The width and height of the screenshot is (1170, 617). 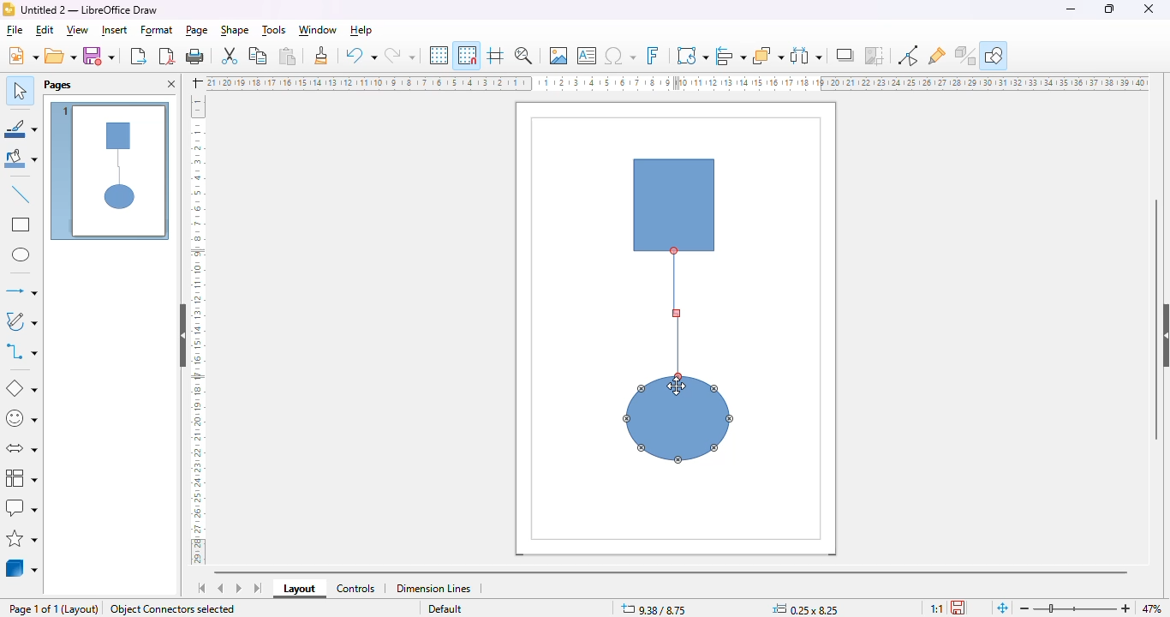 What do you see at coordinates (806, 608) in the screenshot?
I see `0.25 x 8.25` at bounding box center [806, 608].